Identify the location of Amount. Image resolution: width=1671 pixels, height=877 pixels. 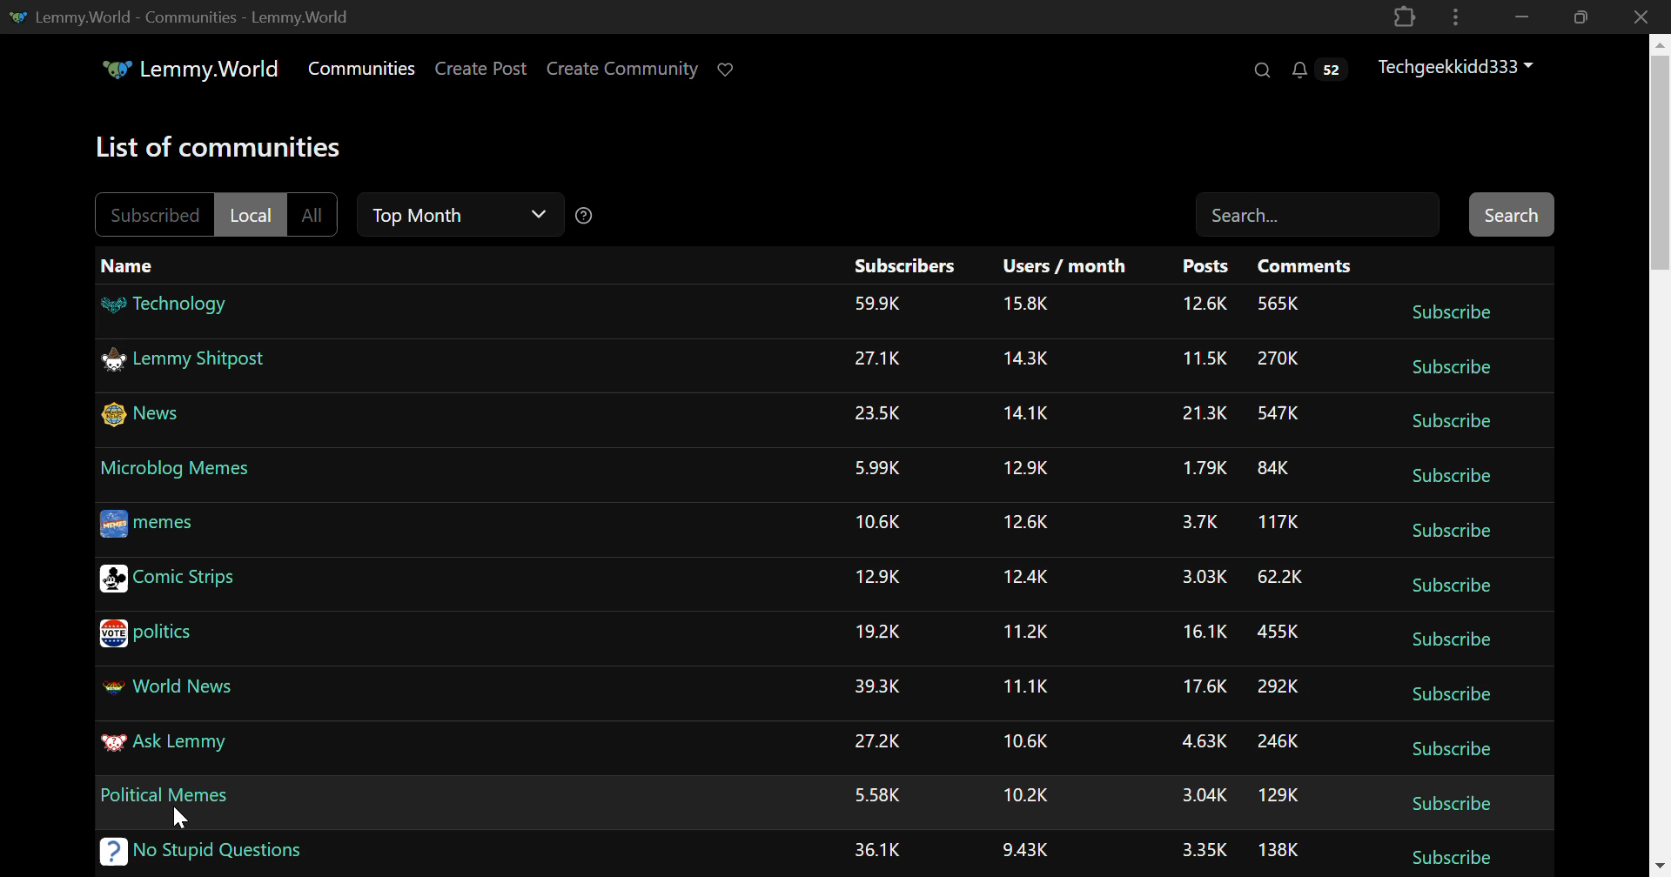
(1027, 686).